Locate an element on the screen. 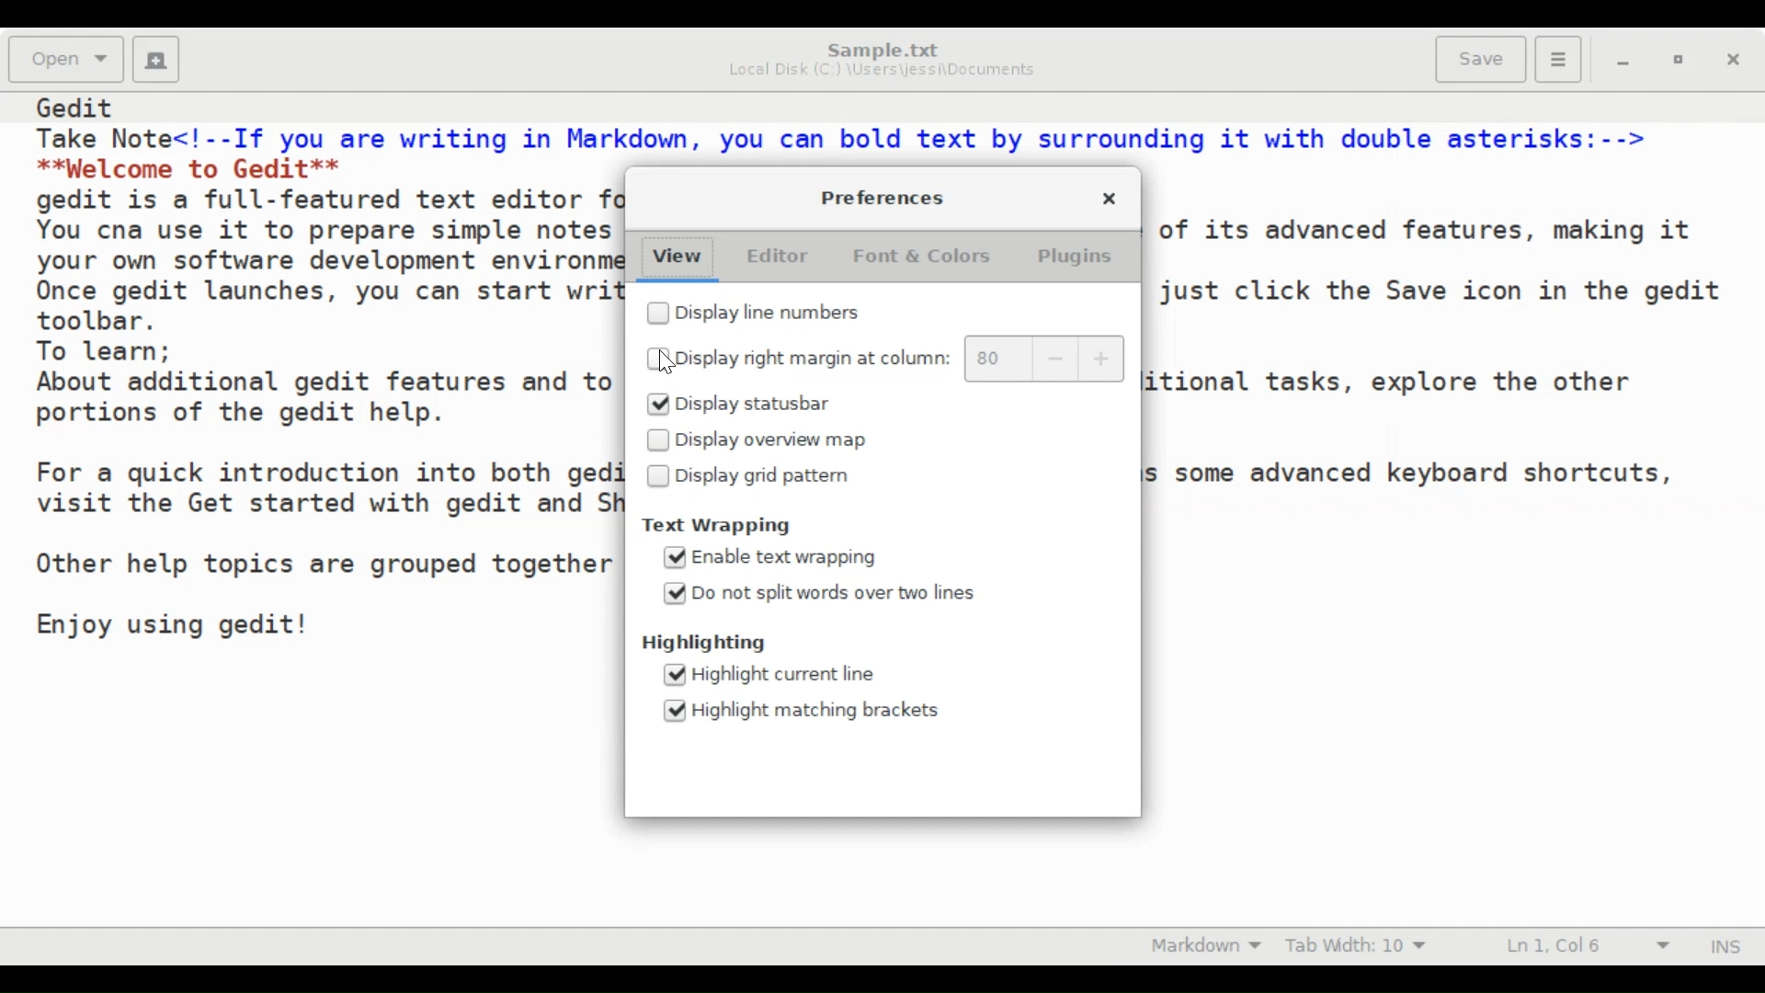  (un)select Display statusbar is located at coordinates (740, 405).